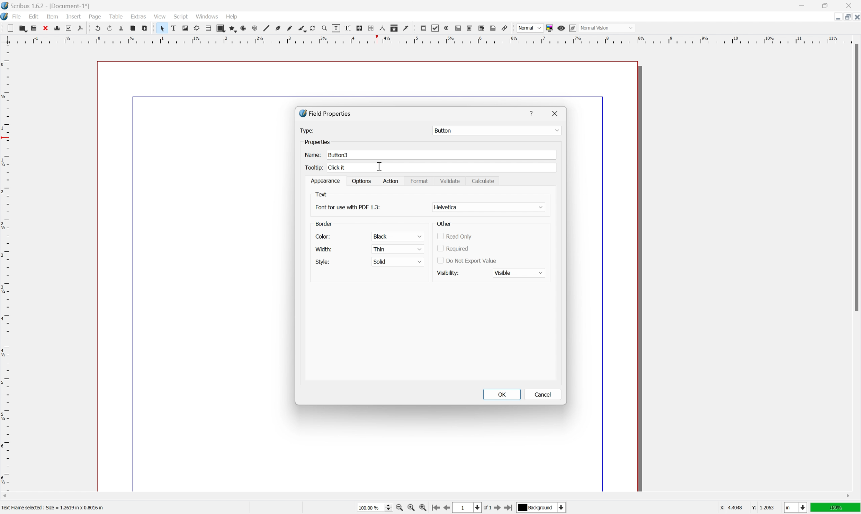 The width and height of the screenshot is (861, 514). What do you see at coordinates (851, 5) in the screenshot?
I see `close` at bounding box center [851, 5].